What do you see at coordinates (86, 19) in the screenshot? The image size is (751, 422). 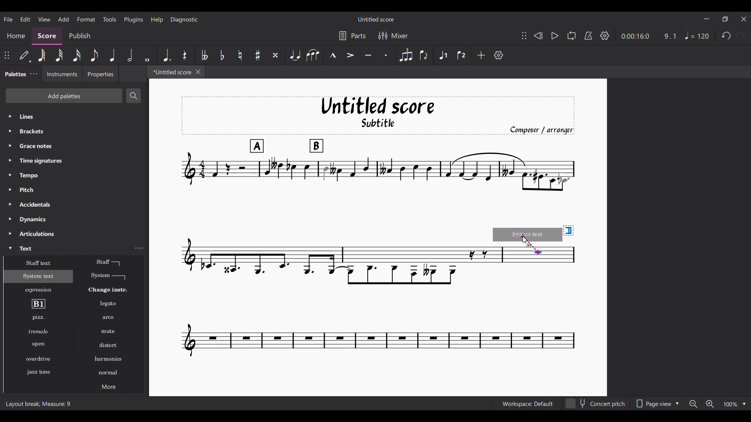 I see `Format menu` at bounding box center [86, 19].